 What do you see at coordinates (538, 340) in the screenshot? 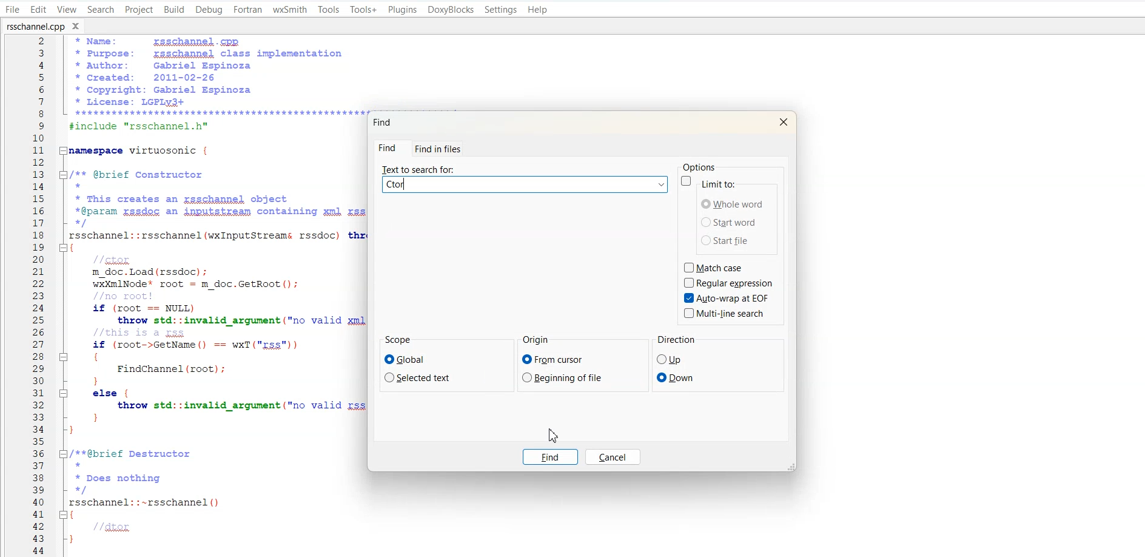
I see `Origin` at bounding box center [538, 340].